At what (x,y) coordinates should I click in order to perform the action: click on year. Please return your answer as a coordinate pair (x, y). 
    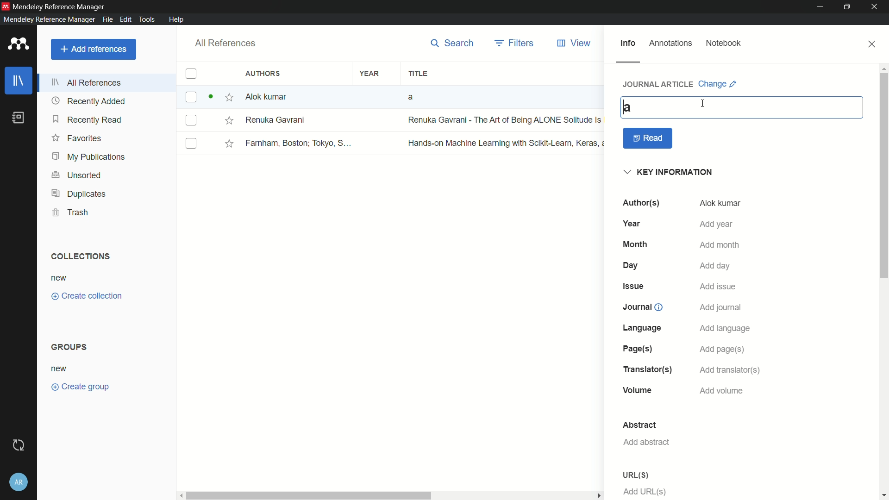
    Looking at the image, I should click on (370, 74).